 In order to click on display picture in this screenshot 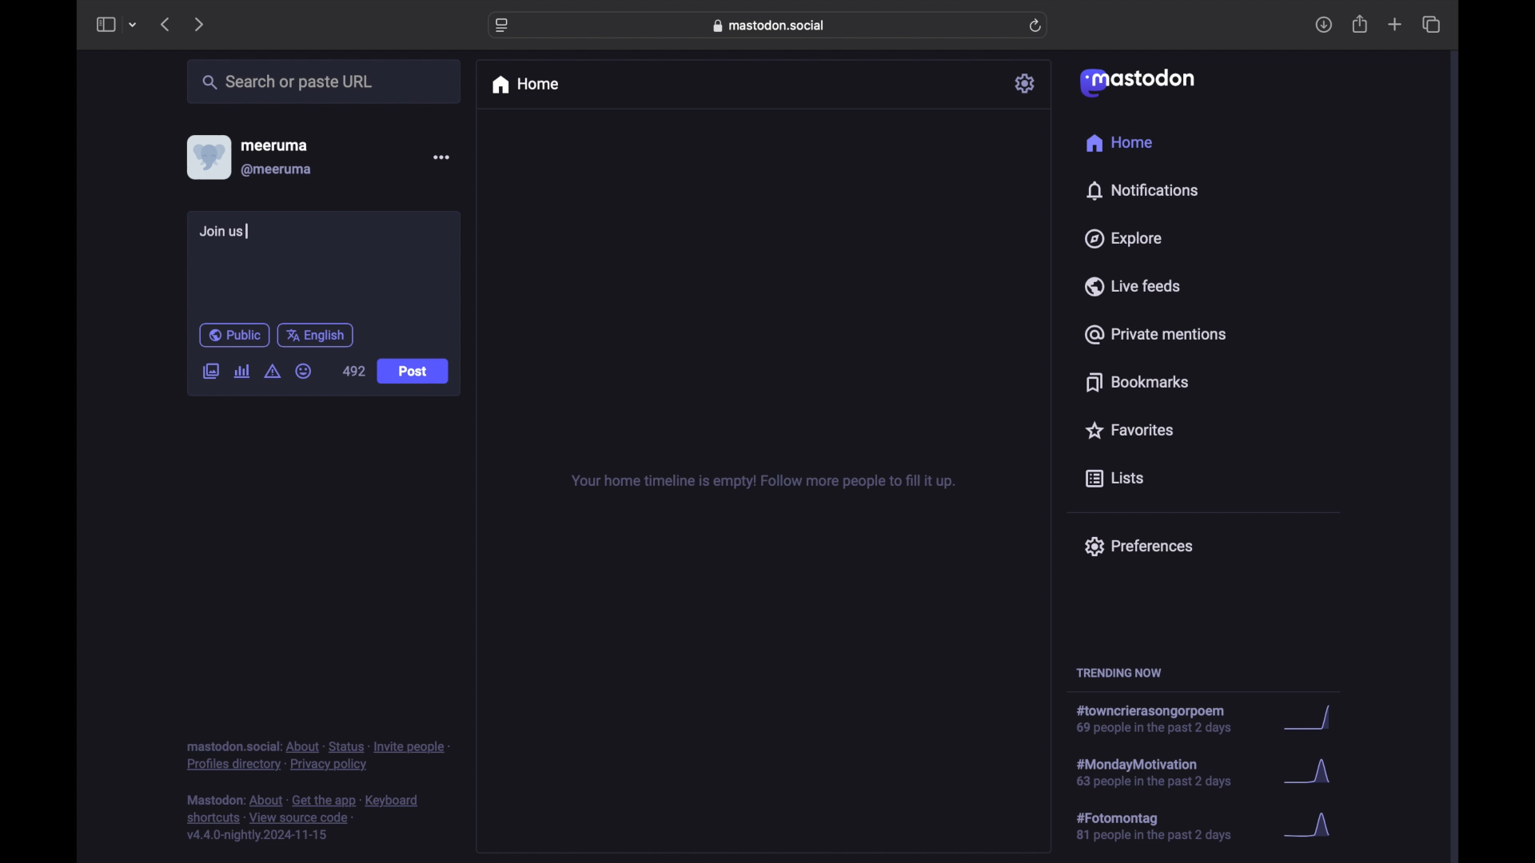, I will do `click(207, 157)`.